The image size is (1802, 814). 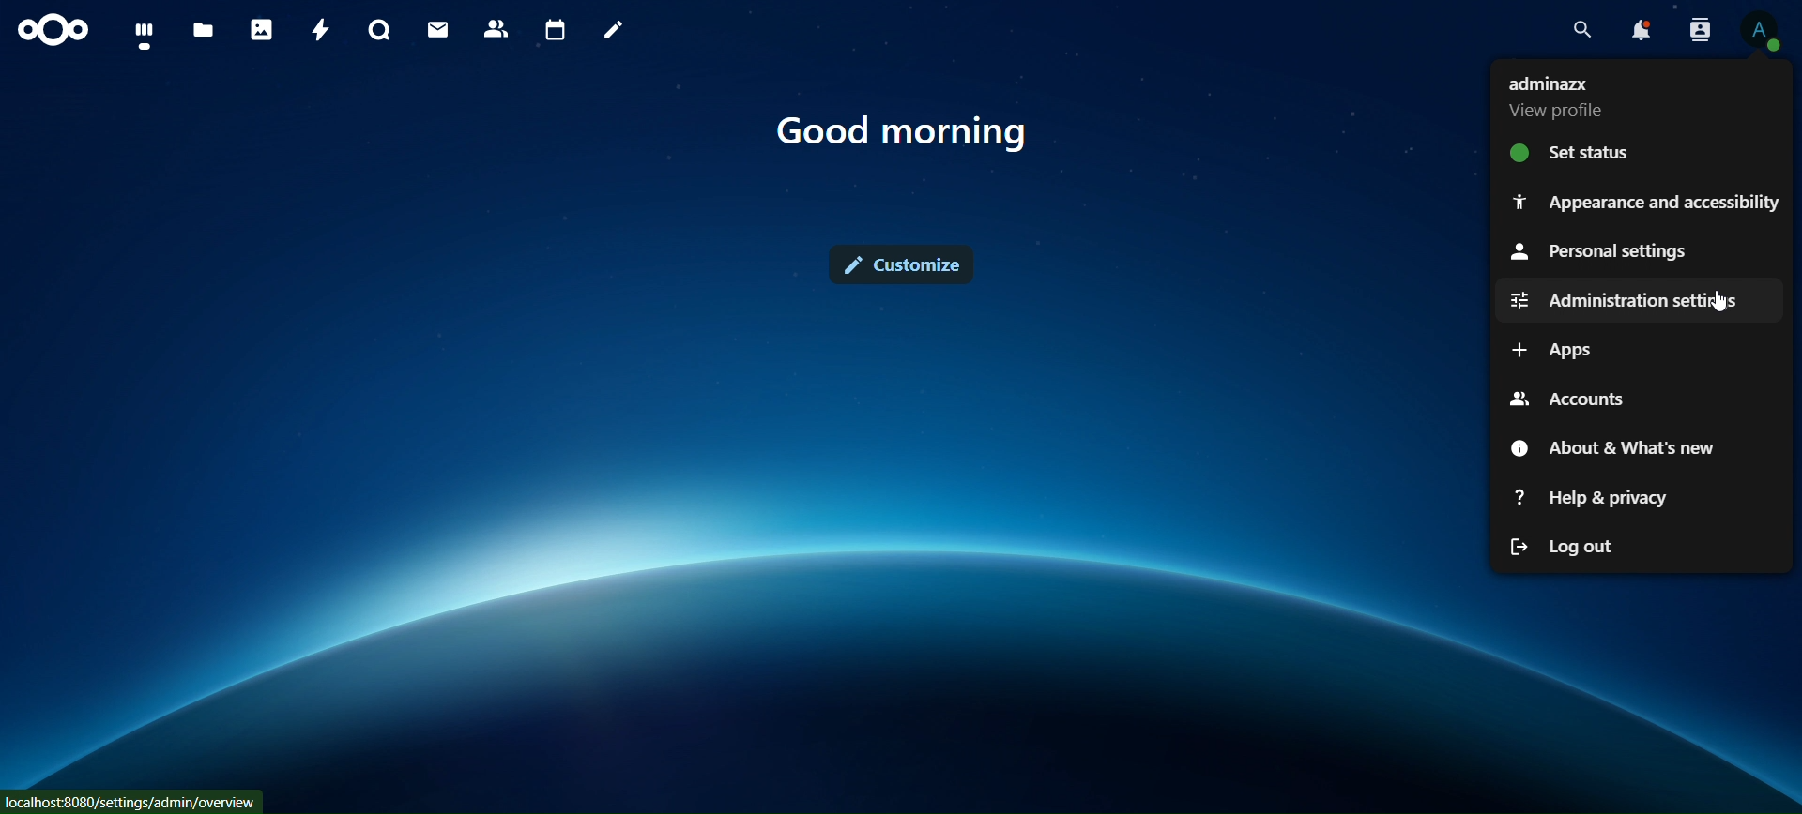 I want to click on notes, so click(x=615, y=34).